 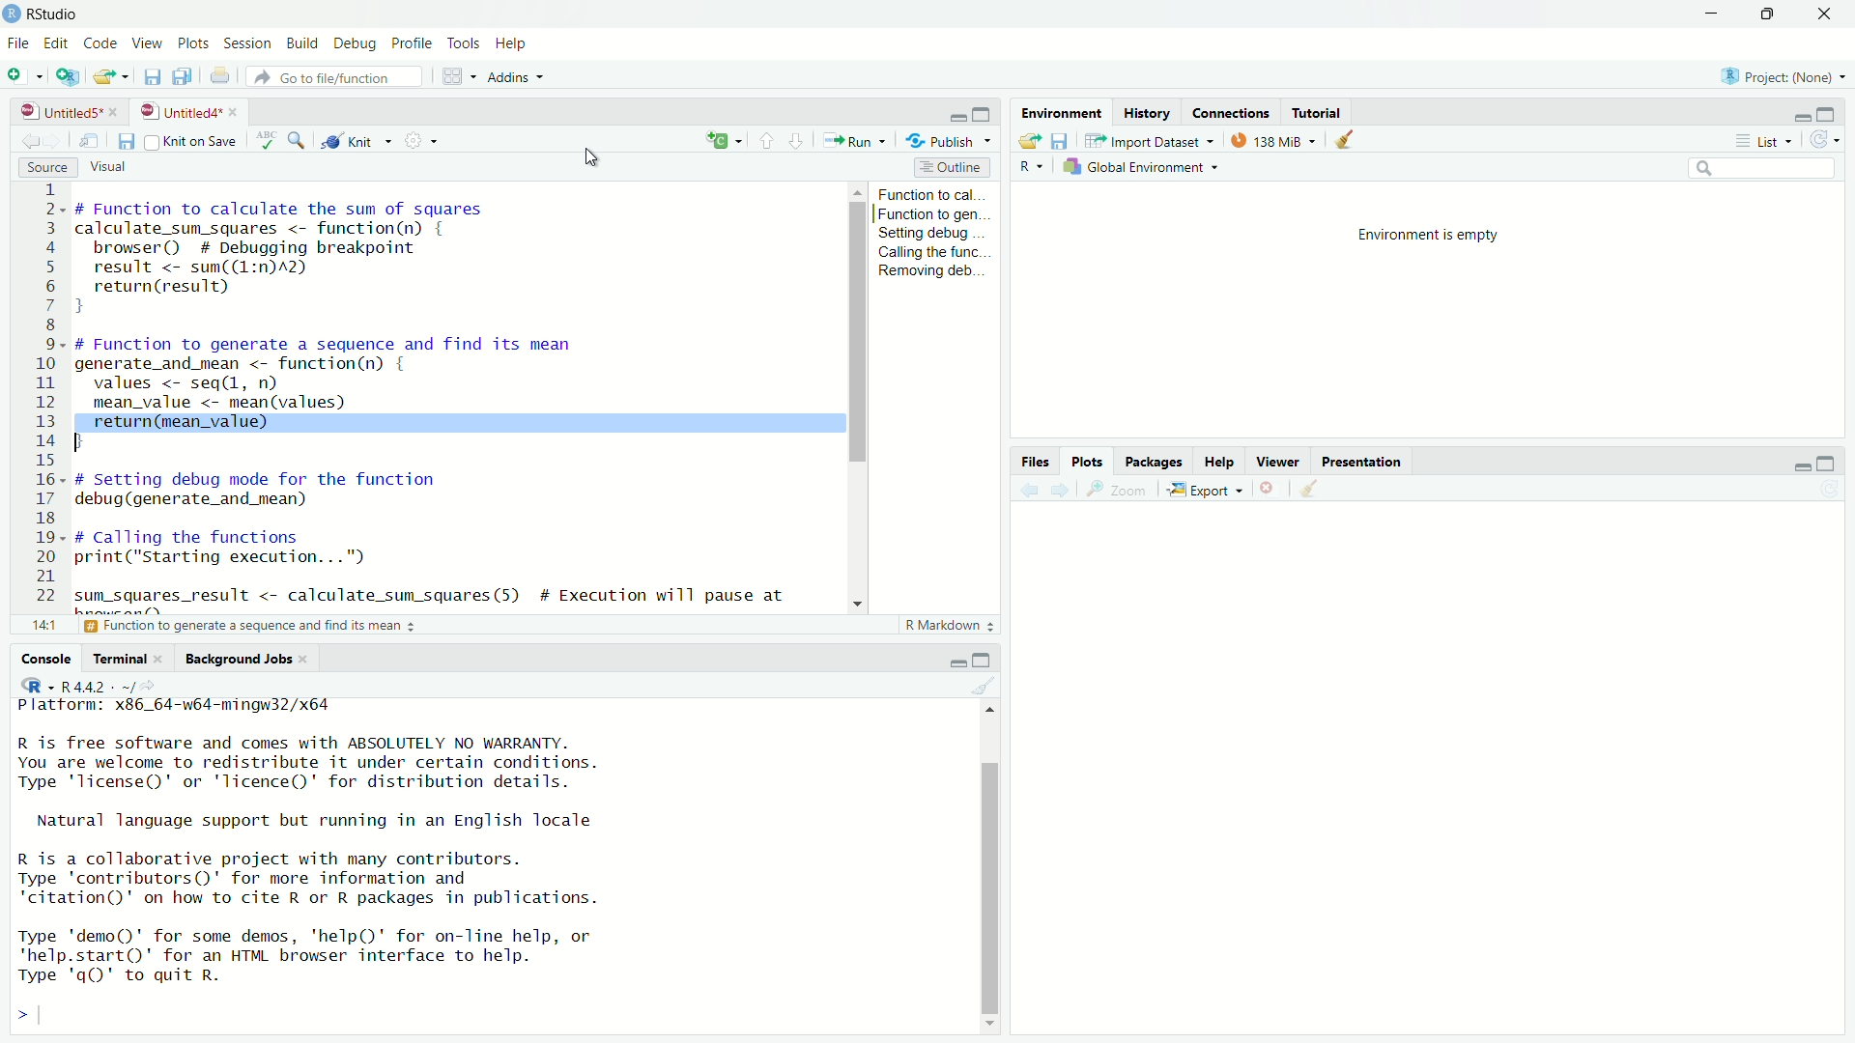 I want to click on print the current file, so click(x=223, y=75).